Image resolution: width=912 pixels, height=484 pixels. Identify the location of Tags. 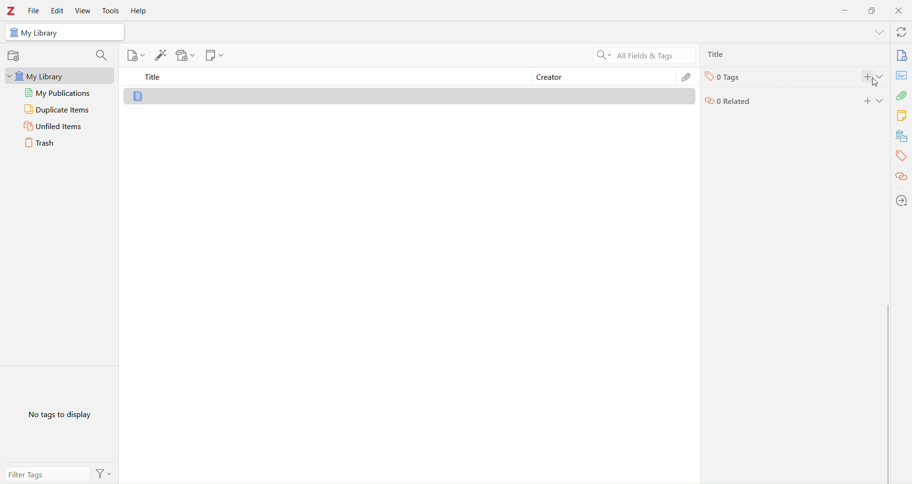
(727, 78).